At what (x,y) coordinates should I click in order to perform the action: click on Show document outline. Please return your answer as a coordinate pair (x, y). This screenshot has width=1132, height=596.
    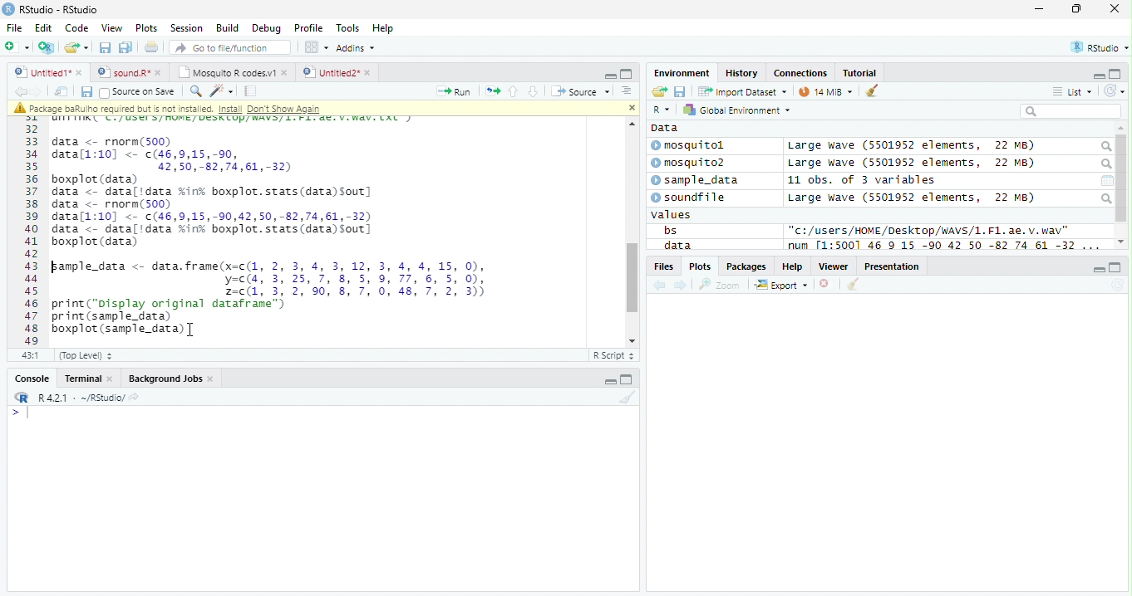
    Looking at the image, I should click on (626, 90).